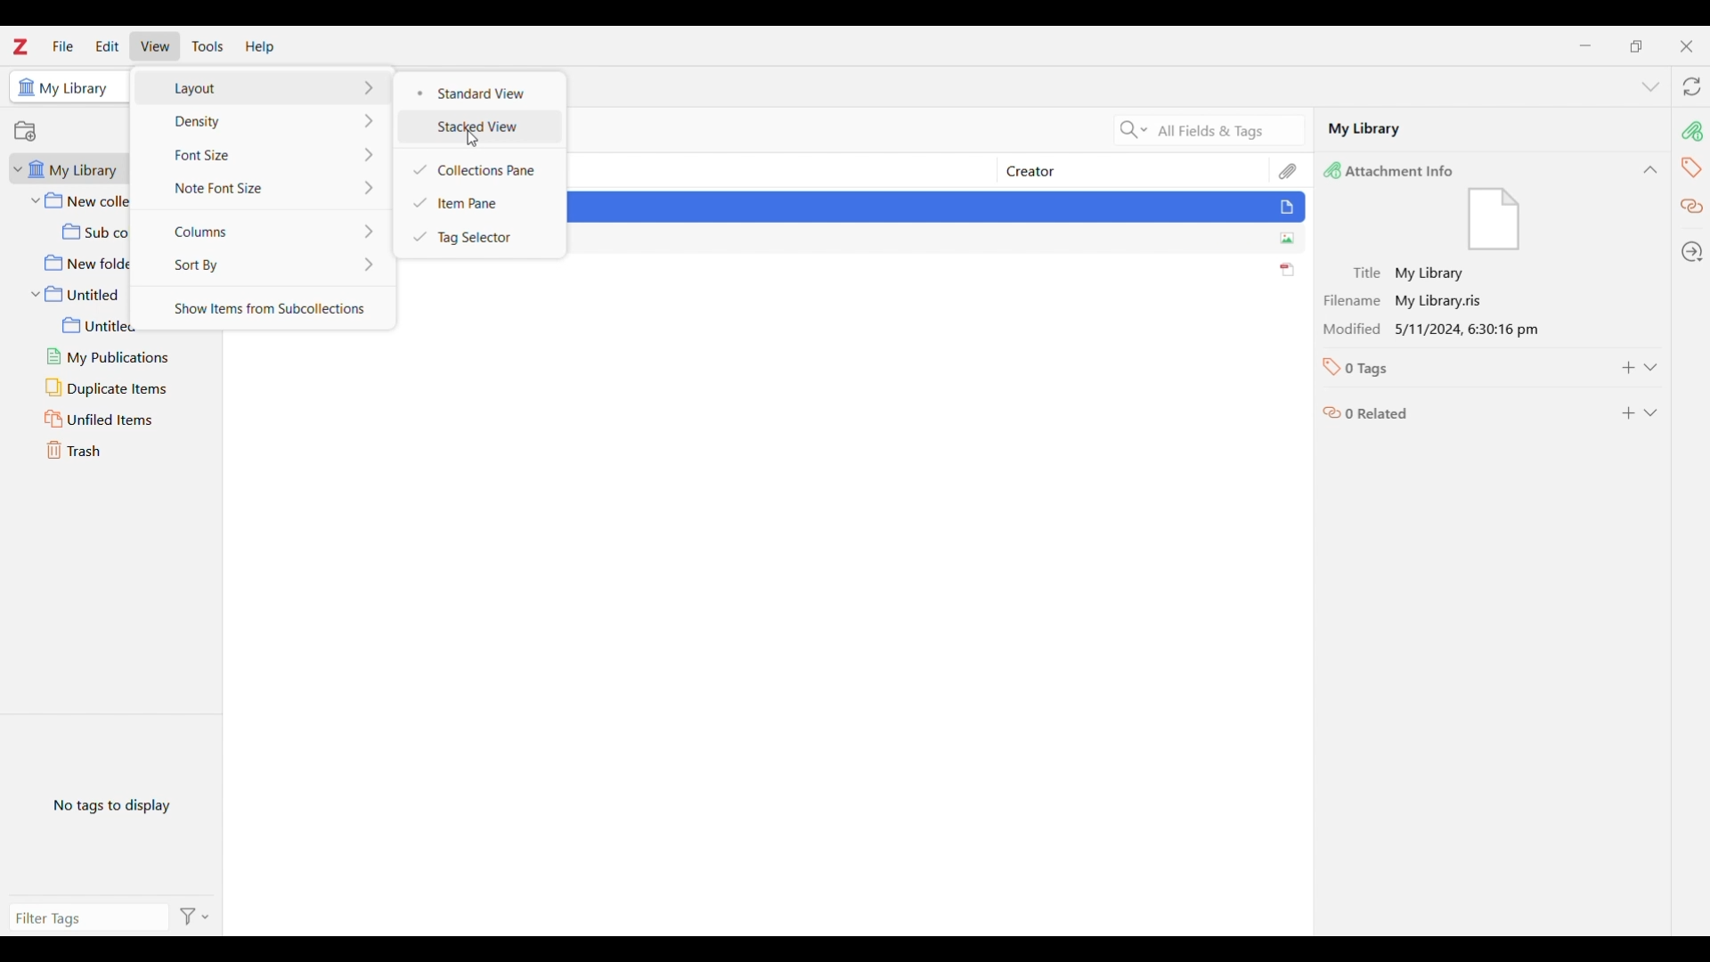 The height and width of the screenshot is (962, 1710). What do you see at coordinates (81, 920) in the screenshot?
I see `Type filter tags` at bounding box center [81, 920].